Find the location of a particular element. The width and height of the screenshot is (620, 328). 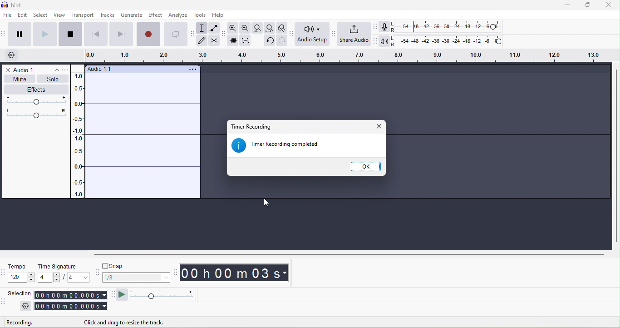

drop down is located at coordinates (57, 71).